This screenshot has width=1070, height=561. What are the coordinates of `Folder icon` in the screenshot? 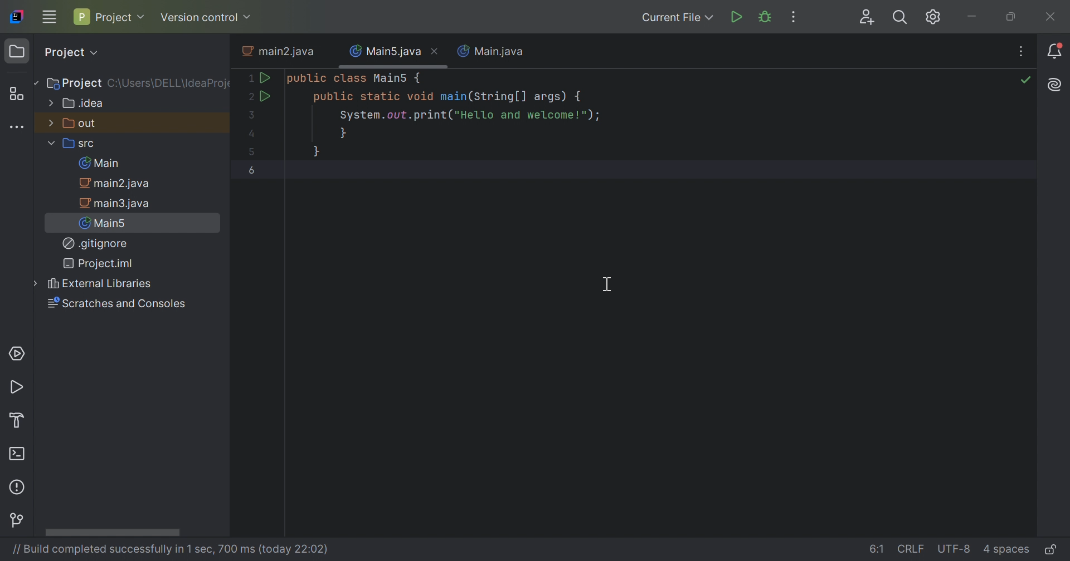 It's located at (16, 51).